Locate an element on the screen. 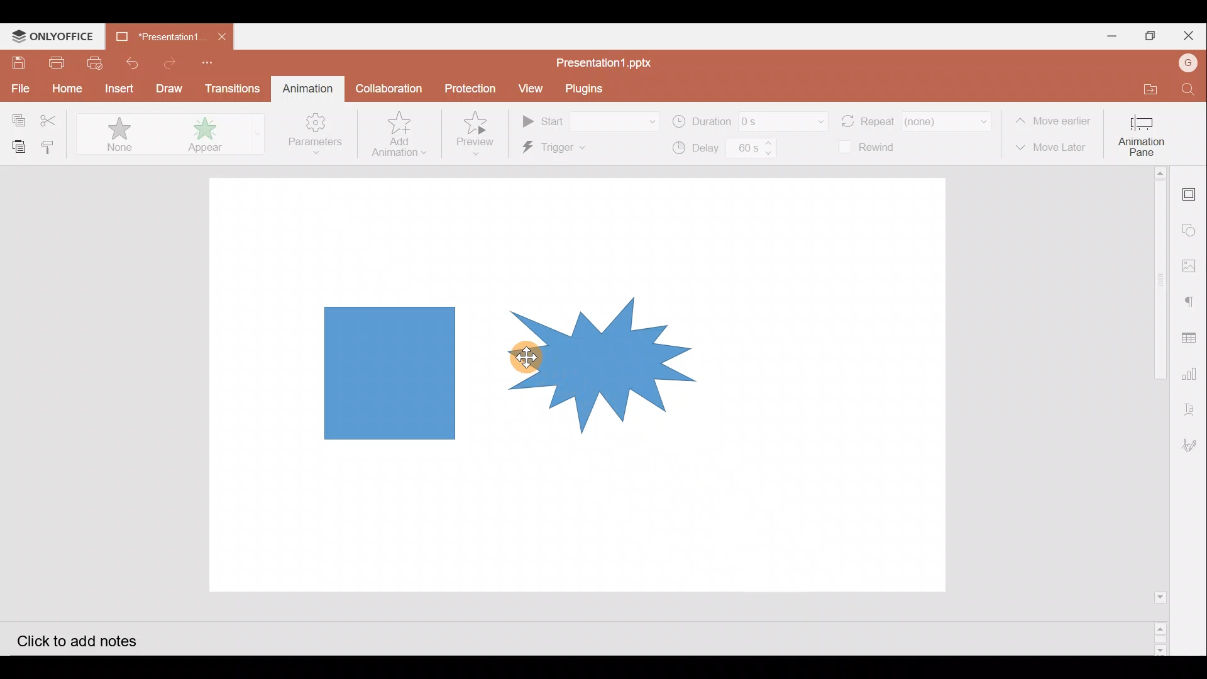  Undo is located at coordinates (131, 61).